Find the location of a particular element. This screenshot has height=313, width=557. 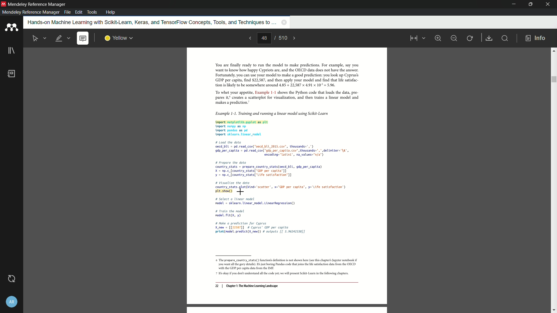

scroll bar is located at coordinates (553, 79).